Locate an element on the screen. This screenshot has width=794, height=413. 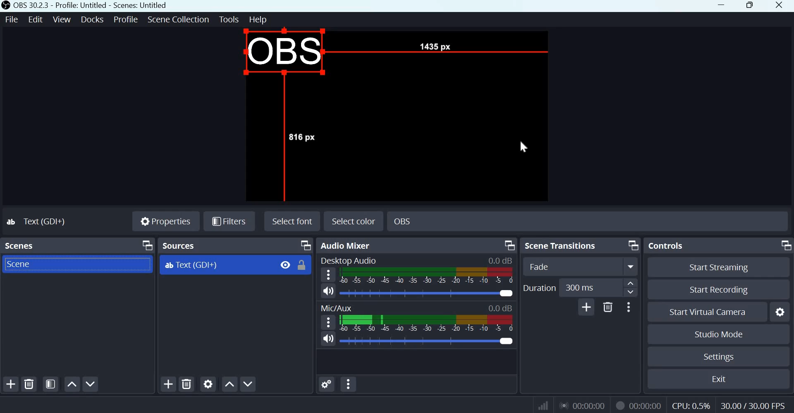
Mic/Aux is located at coordinates (337, 307).